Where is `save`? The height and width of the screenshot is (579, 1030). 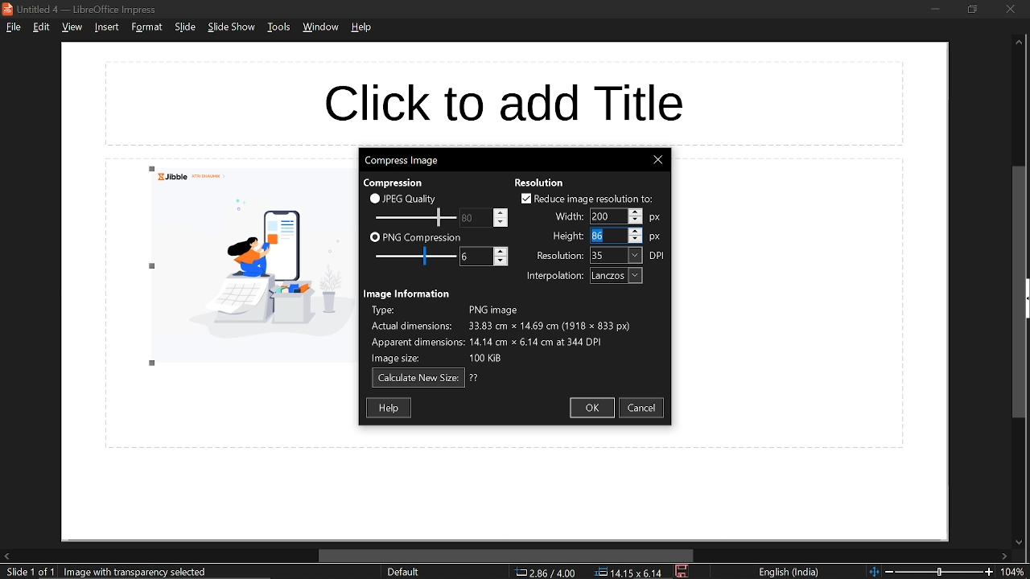
save is located at coordinates (683, 572).